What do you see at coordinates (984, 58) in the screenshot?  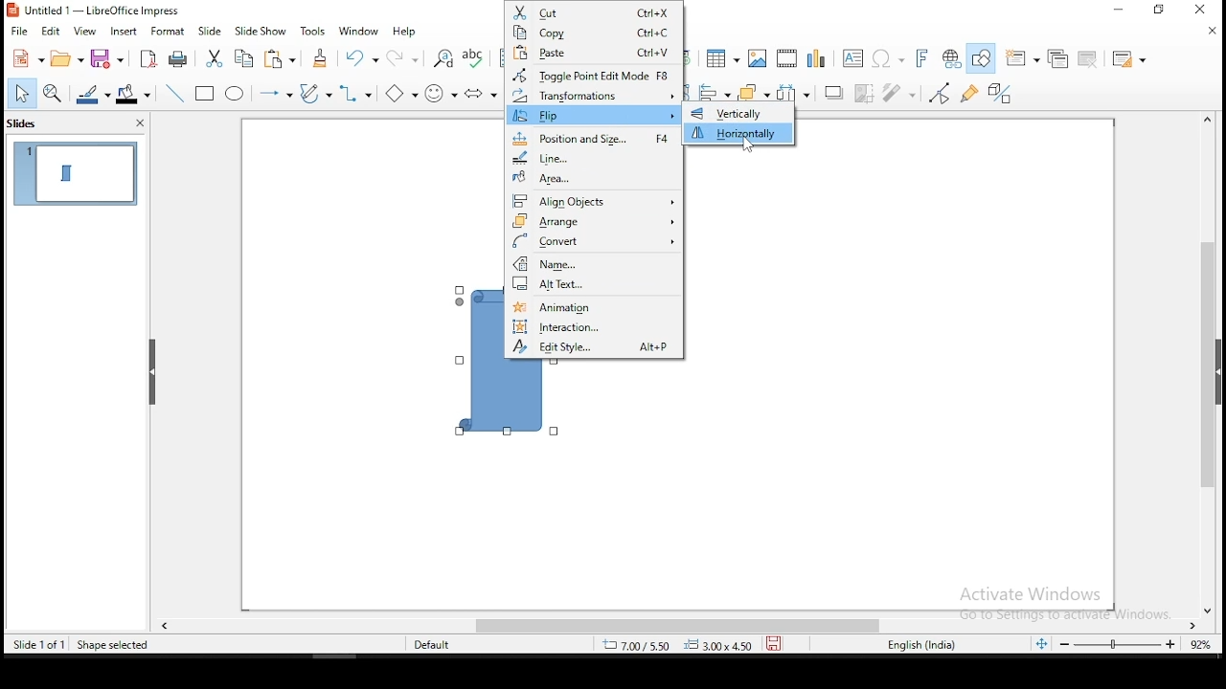 I see `show draw functions` at bounding box center [984, 58].